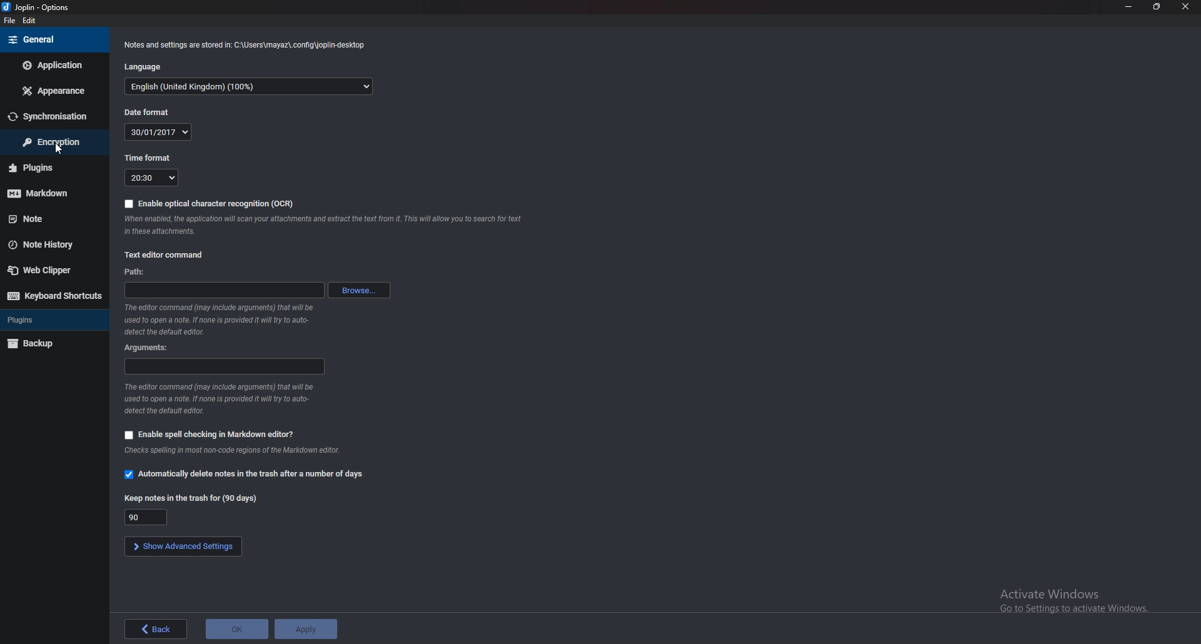  Describe the element at coordinates (248, 87) in the screenshot. I see `language` at that location.